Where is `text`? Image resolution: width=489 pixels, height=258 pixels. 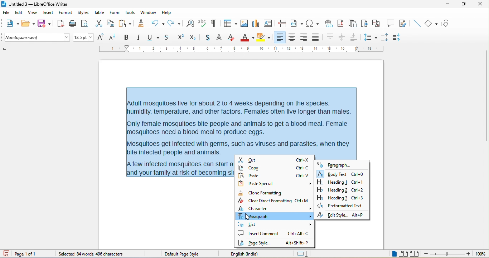 text is located at coordinates (244, 121).